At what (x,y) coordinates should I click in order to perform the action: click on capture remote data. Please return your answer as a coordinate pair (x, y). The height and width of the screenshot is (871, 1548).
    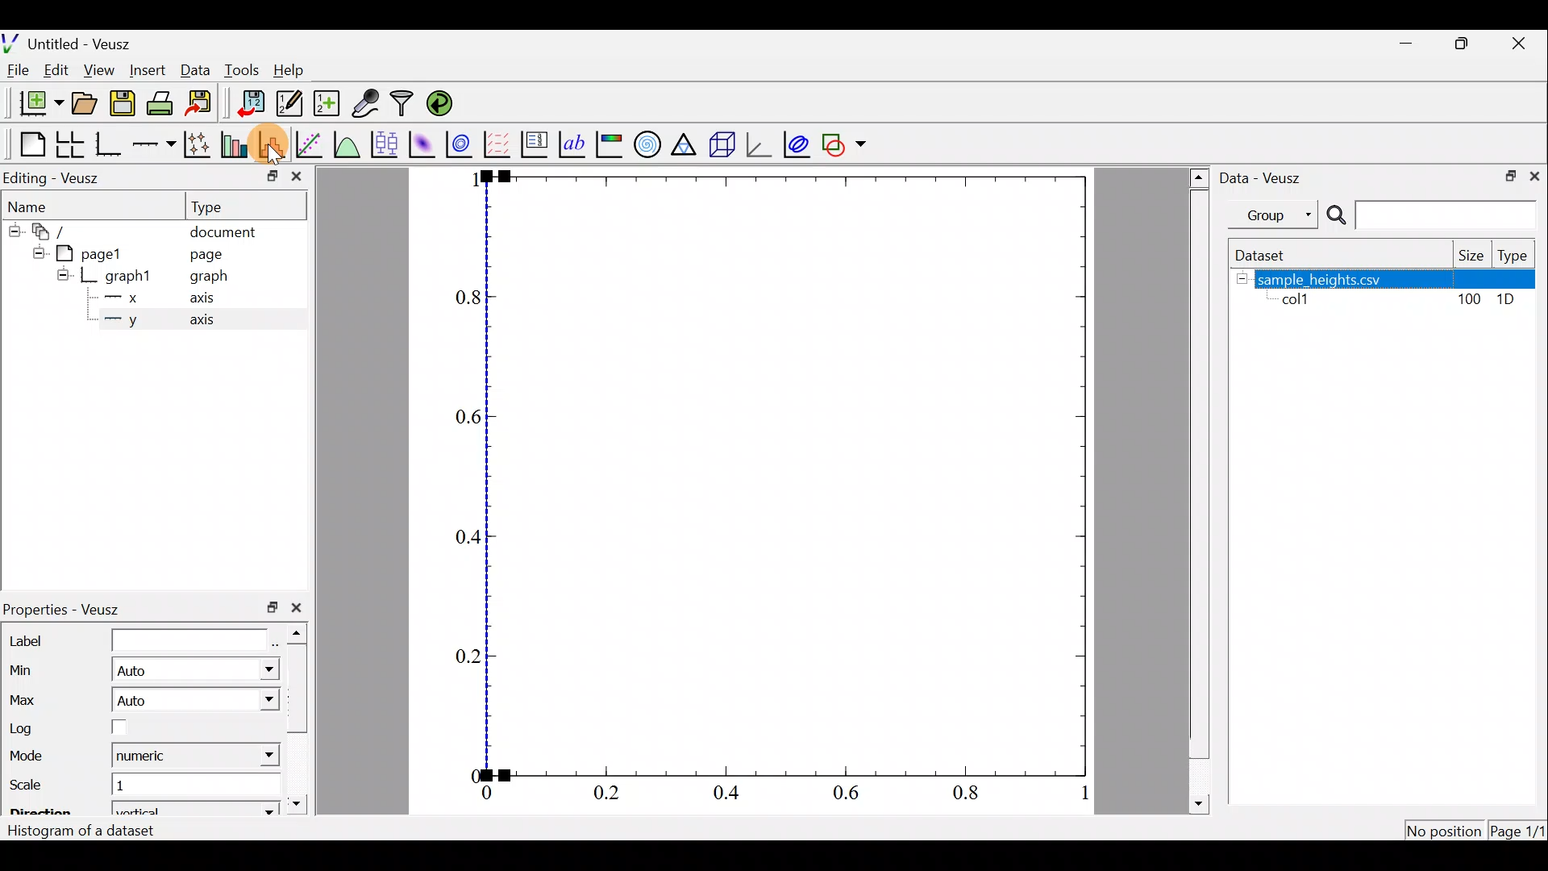
    Looking at the image, I should click on (364, 102).